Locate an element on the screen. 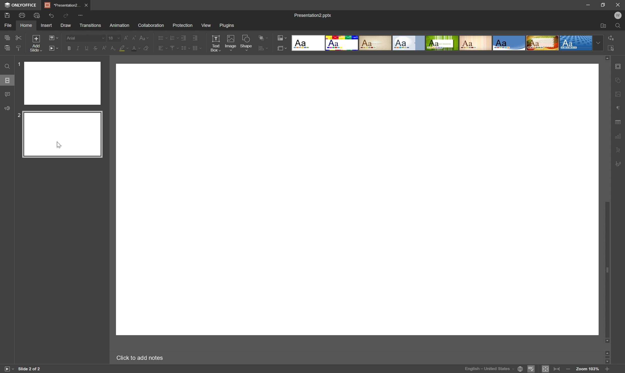  Paragraph settings is located at coordinates (618, 107).